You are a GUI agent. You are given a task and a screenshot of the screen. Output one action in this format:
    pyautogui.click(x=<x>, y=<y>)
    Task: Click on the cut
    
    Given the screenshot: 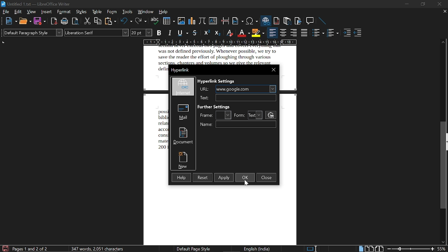 What is the action you would take?
    pyautogui.click(x=87, y=21)
    